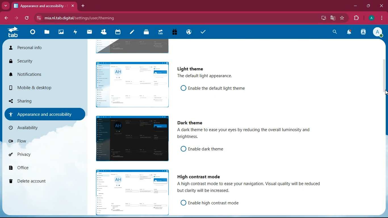 The image size is (388, 218). I want to click on tab, so click(159, 32).